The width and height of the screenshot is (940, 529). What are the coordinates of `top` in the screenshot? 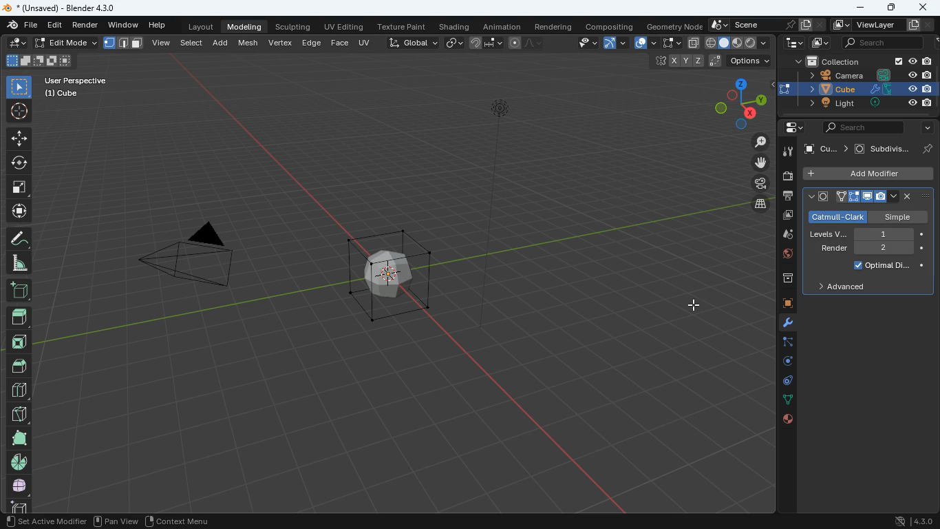 It's located at (19, 320).